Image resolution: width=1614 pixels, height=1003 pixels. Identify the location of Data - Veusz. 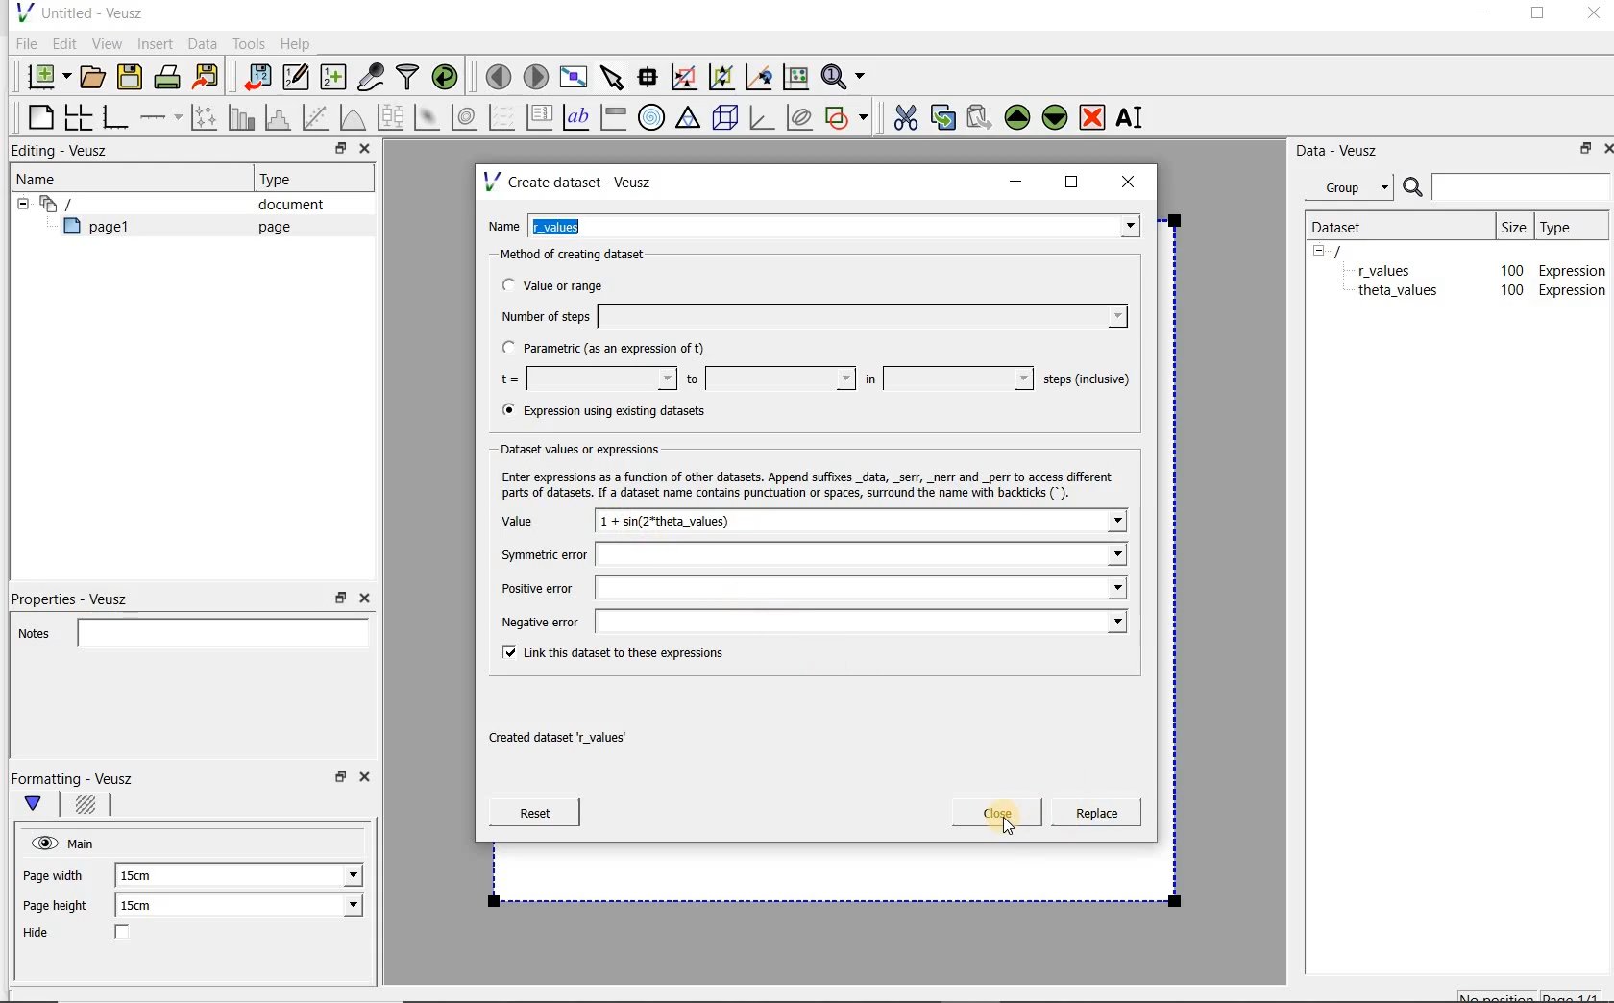
(1344, 150).